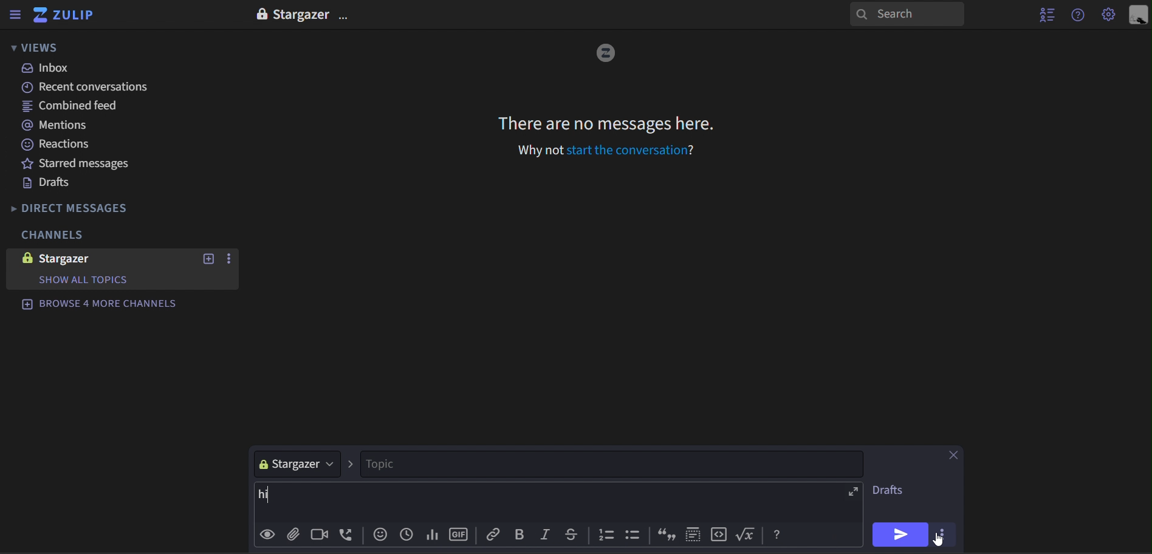 Image resolution: width=1152 pixels, height=554 pixels. Describe the element at coordinates (83, 126) in the screenshot. I see `mentions` at that location.